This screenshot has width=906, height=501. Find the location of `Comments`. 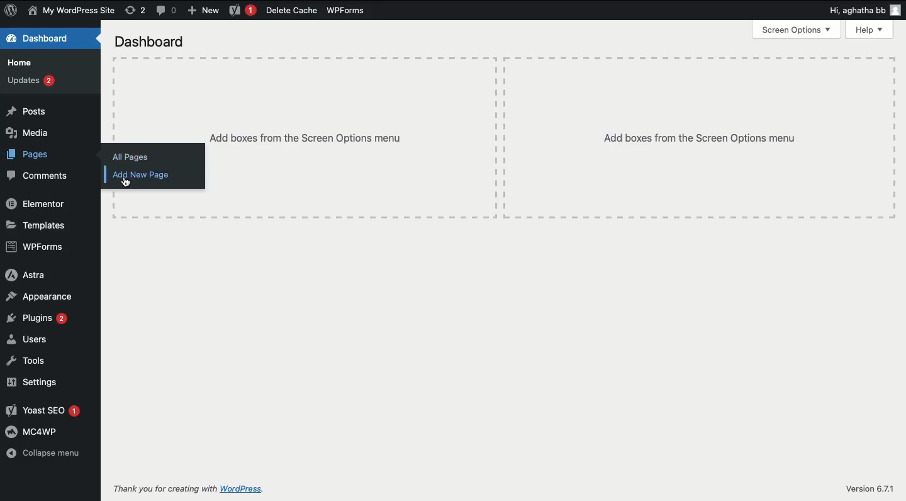

Comments is located at coordinates (166, 11).